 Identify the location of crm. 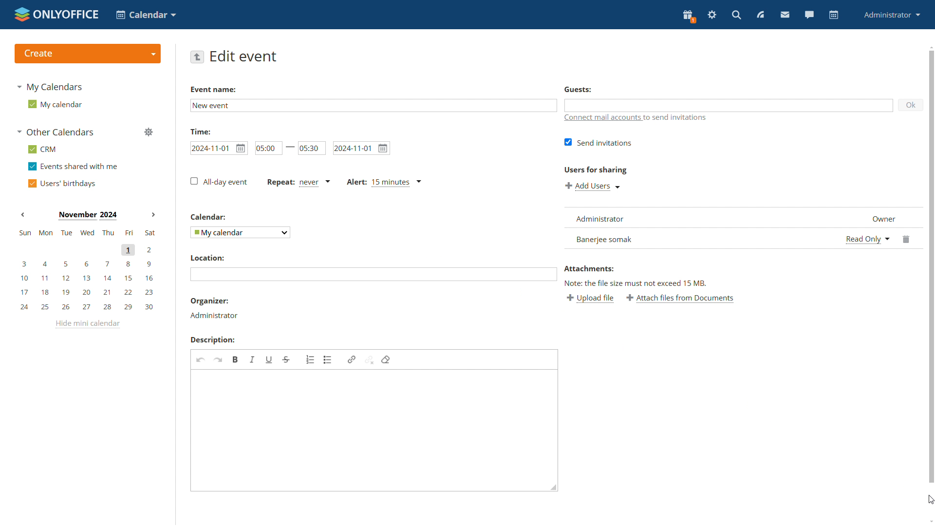
(45, 150).